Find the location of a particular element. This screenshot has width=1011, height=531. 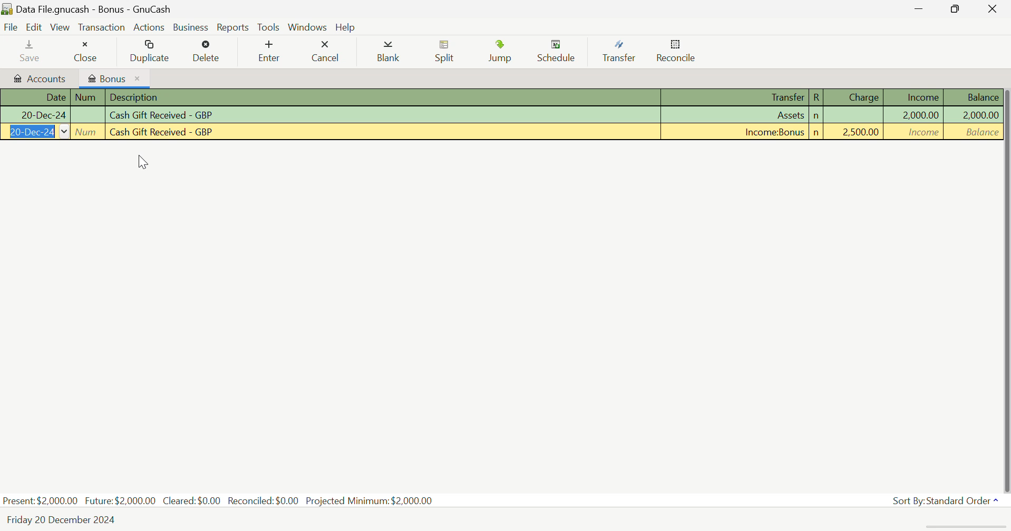

Balance is located at coordinates (972, 97).